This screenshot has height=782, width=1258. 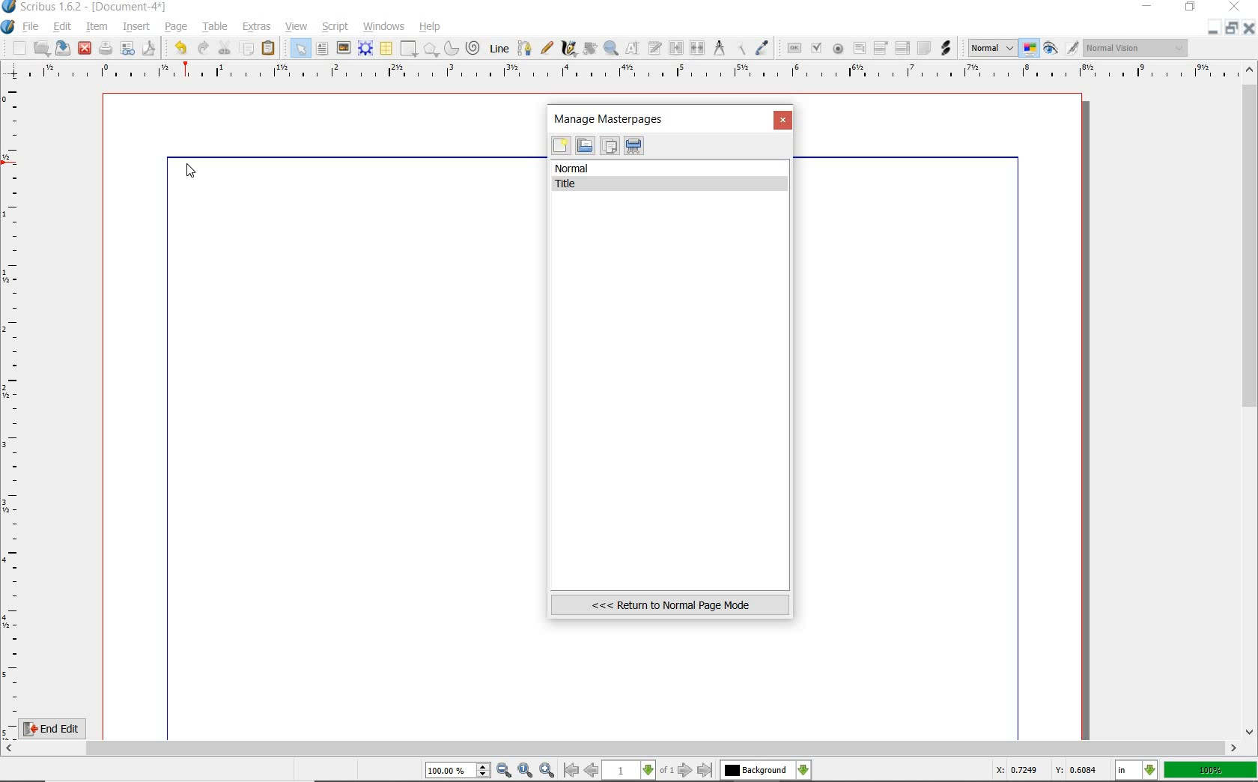 I want to click on copy item properties, so click(x=742, y=47).